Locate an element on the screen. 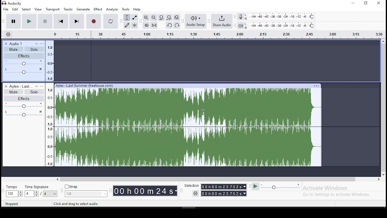 Image resolution: width=387 pixels, height=218 pixels. stop recording is located at coordinates (93, 21).